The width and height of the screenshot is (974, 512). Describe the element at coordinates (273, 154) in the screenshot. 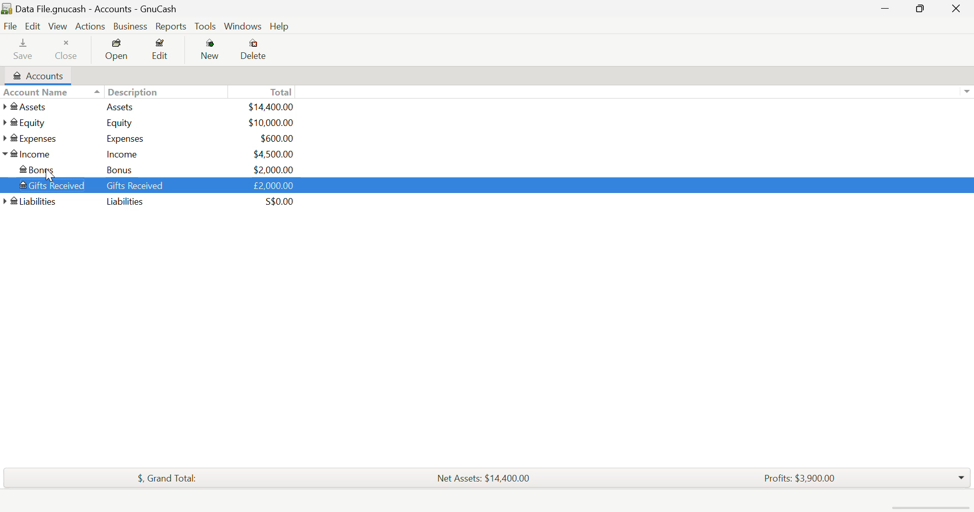

I see `USD` at that location.